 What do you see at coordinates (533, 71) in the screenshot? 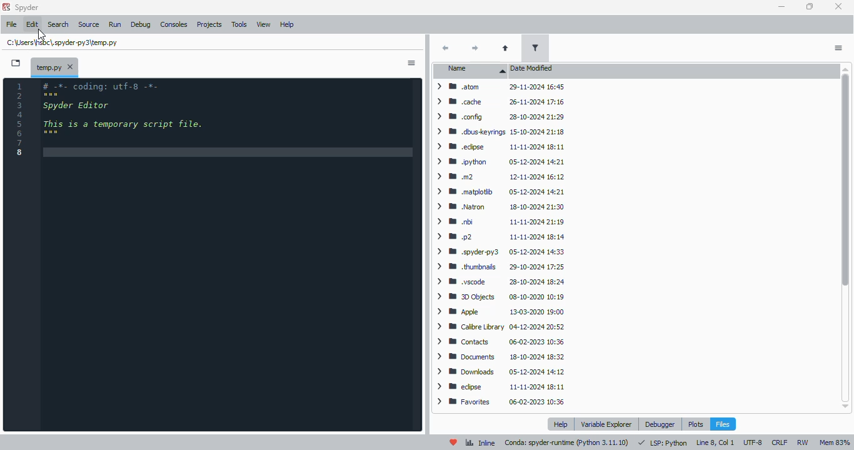
I see `date modified` at bounding box center [533, 71].